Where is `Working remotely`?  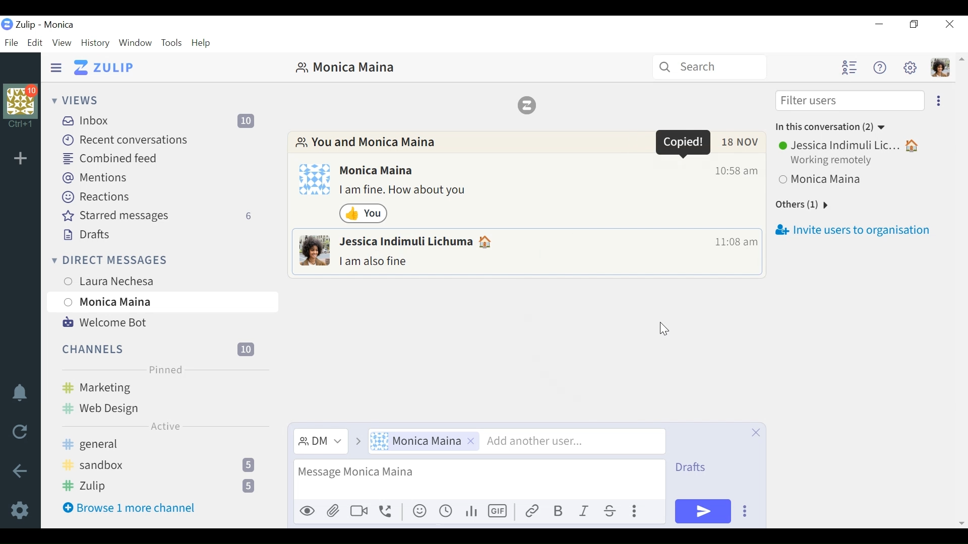
Working remotely is located at coordinates (834, 162).